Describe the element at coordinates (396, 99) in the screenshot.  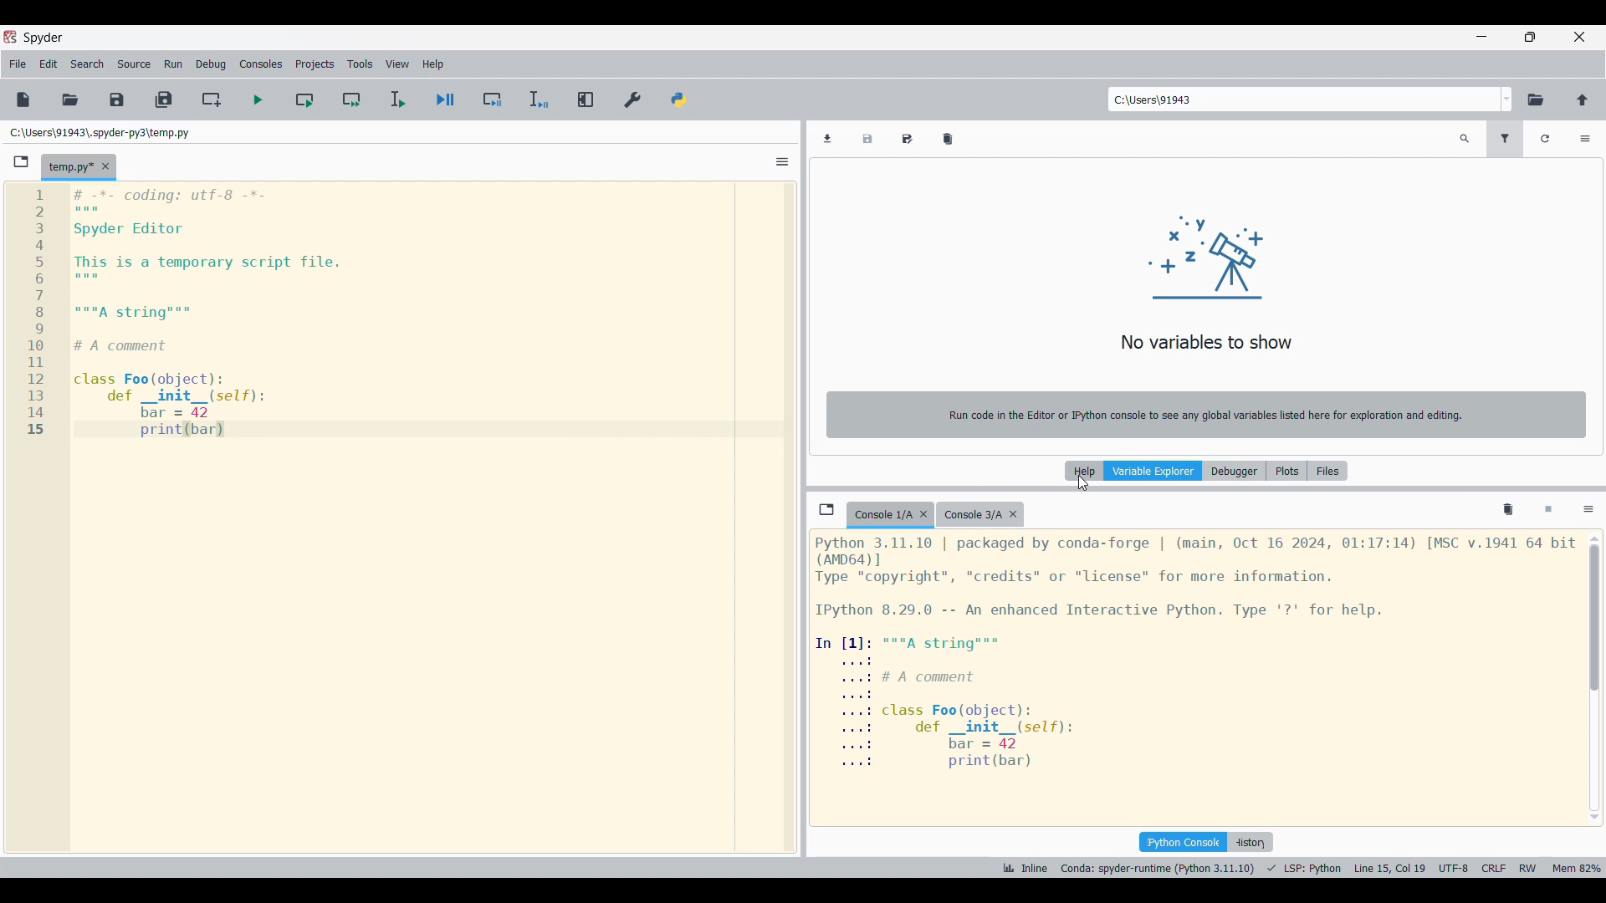
I see `Run selection/current line` at that location.